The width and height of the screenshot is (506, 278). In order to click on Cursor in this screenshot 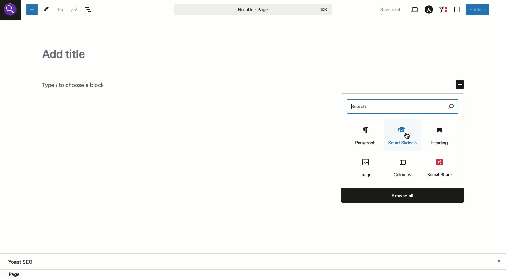, I will do `click(408, 136)`.